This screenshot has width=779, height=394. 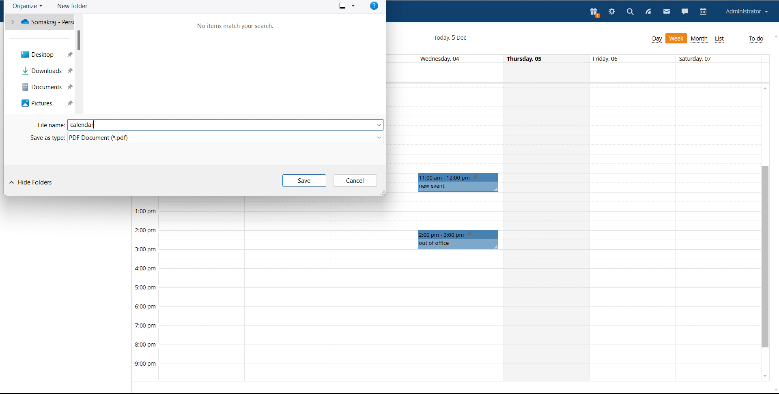 What do you see at coordinates (236, 26) in the screenshot?
I see `text` at bounding box center [236, 26].